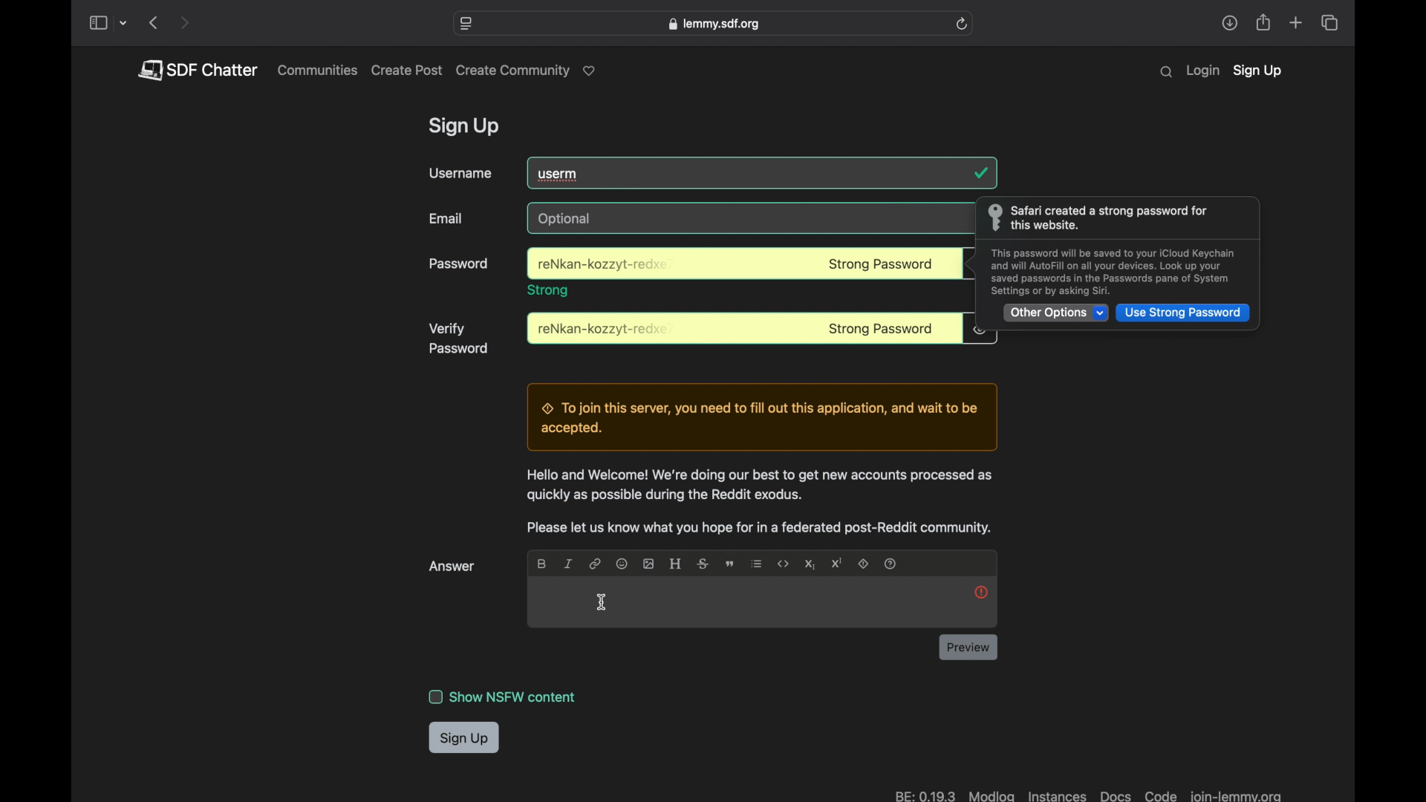 The width and height of the screenshot is (1426, 802). Describe the element at coordinates (1264, 23) in the screenshot. I see `share` at that location.